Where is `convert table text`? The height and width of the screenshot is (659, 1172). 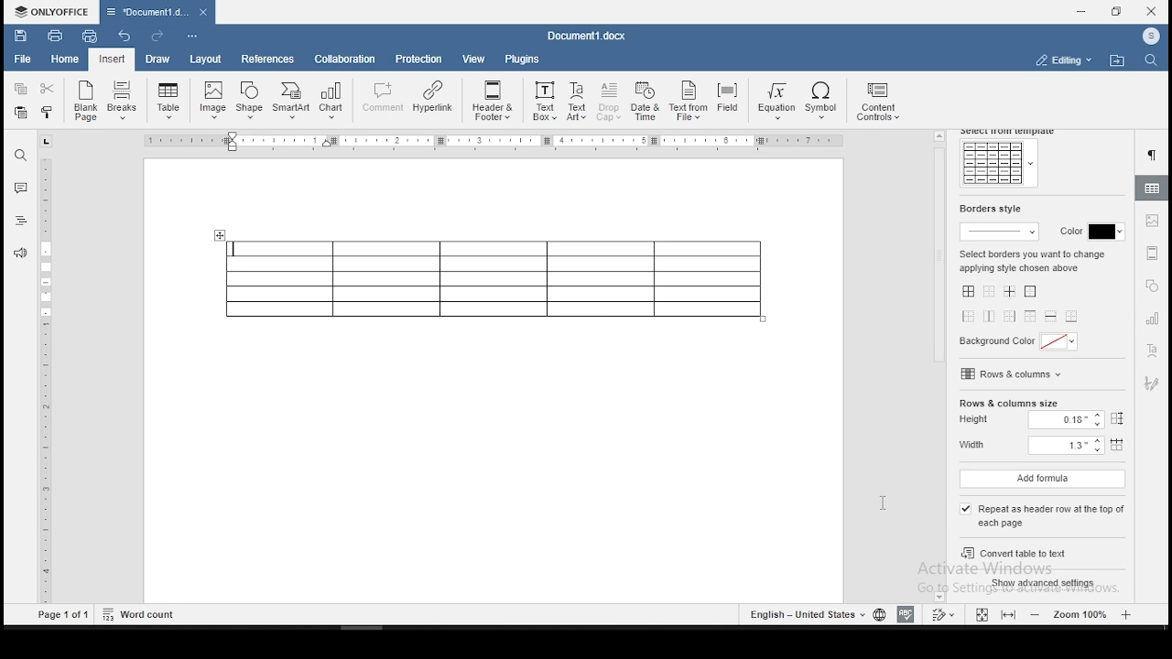 convert table text is located at coordinates (1045, 555).